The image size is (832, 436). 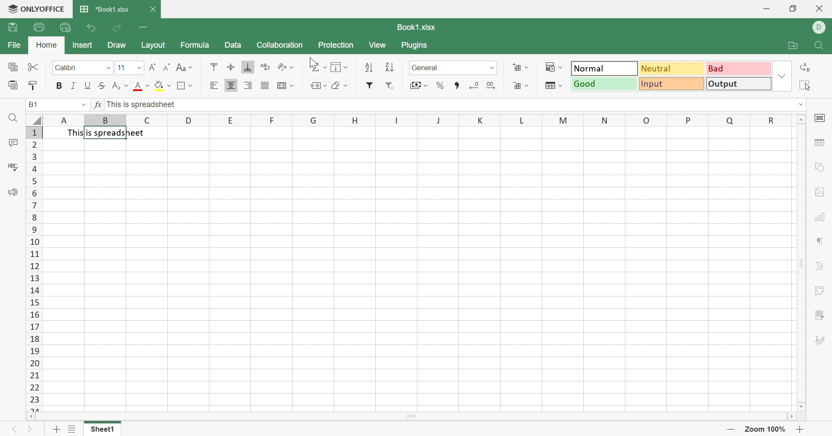 I want to click on Borders, so click(x=182, y=86).